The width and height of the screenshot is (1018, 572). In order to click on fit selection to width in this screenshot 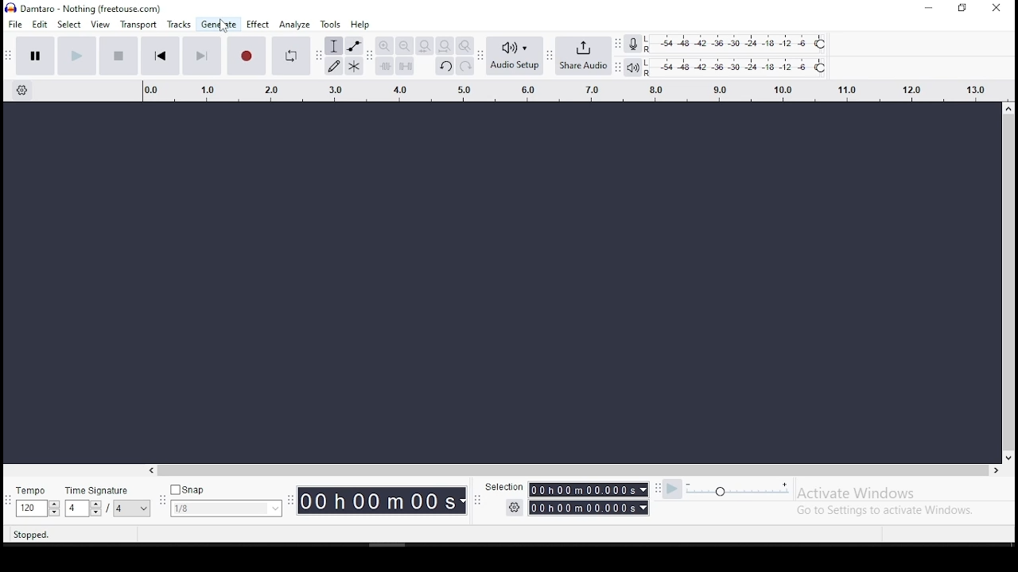, I will do `click(422, 45)`.